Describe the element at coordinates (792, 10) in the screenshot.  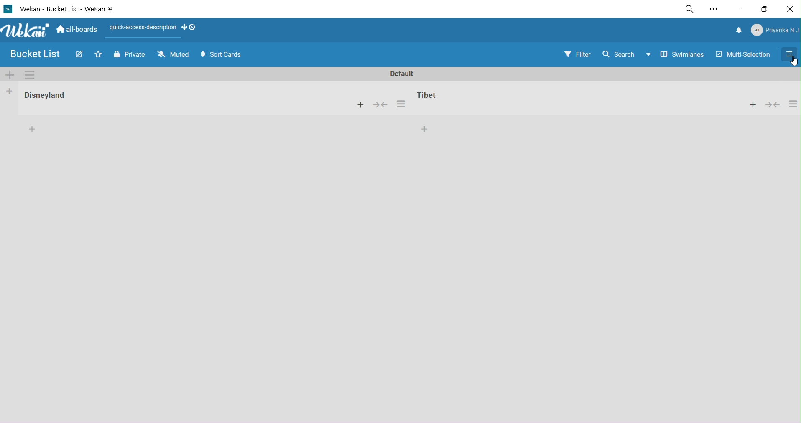
I see `close` at that location.